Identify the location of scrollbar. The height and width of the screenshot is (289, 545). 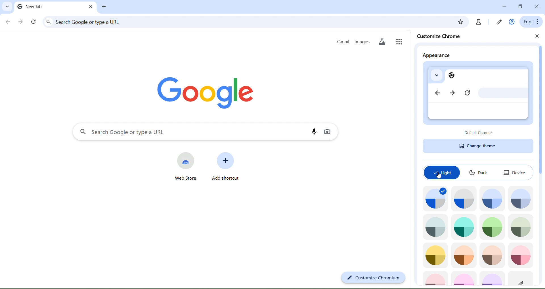
(540, 111).